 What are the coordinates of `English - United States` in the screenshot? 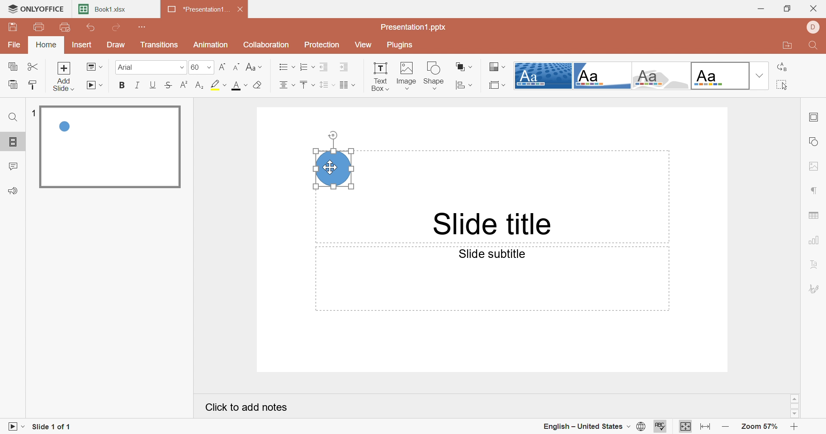 It's located at (586, 427).